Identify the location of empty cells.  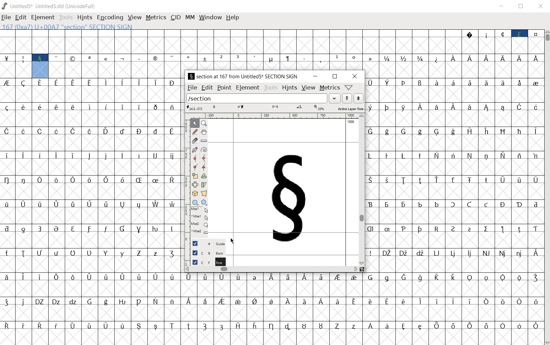
(92, 95).